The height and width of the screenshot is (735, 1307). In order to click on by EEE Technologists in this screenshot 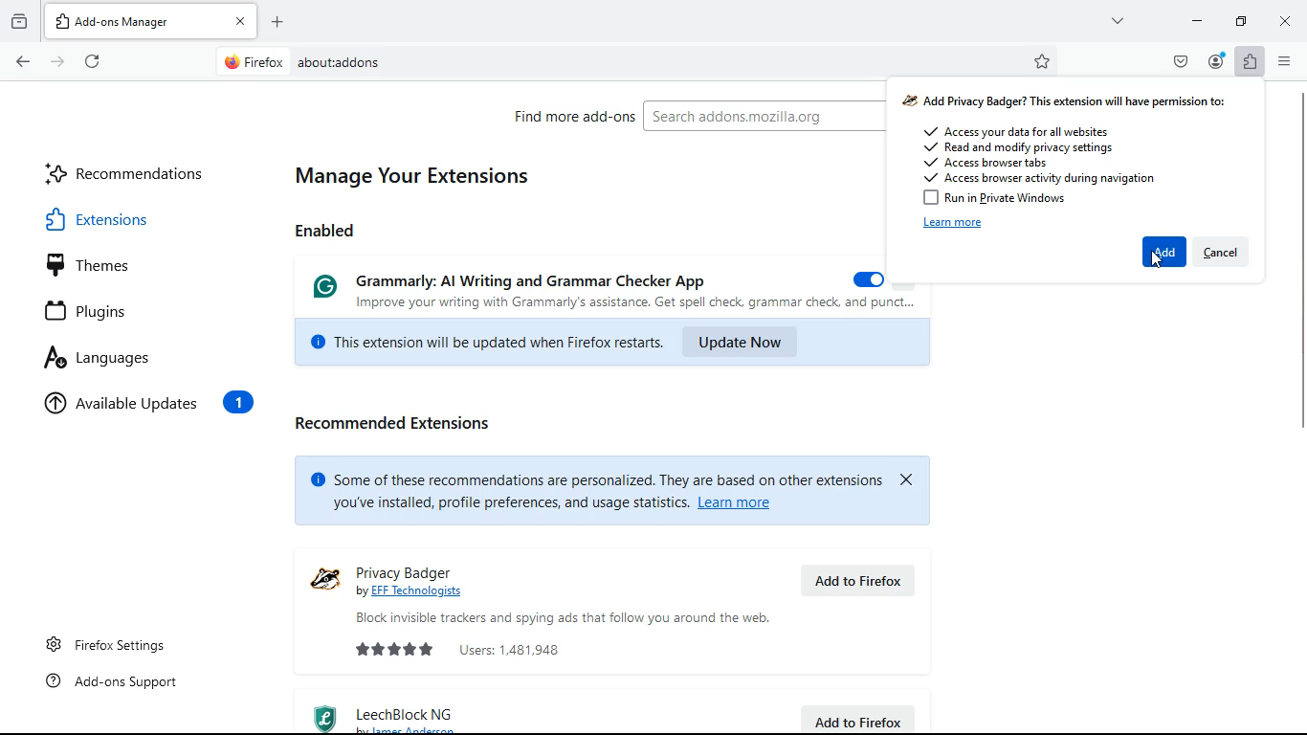, I will do `click(406, 592)`.